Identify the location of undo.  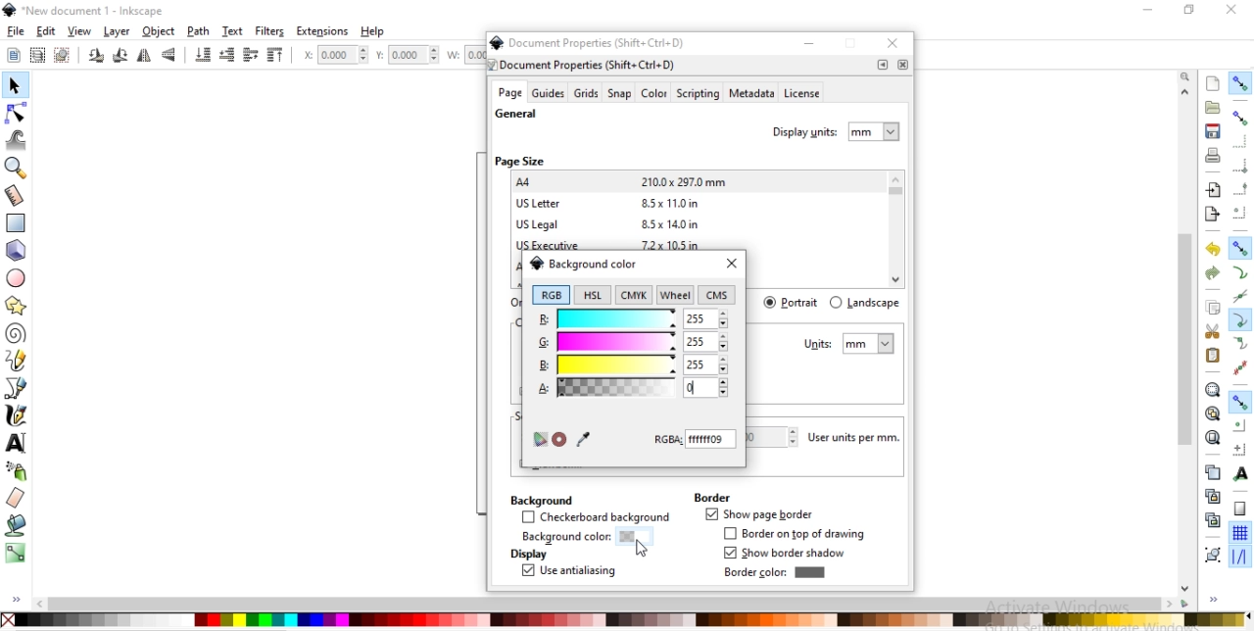
(1210, 250).